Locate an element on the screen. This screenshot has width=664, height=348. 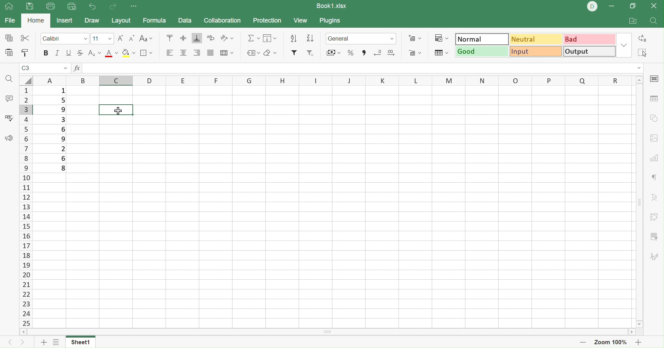
Zoom 100% is located at coordinates (612, 342).